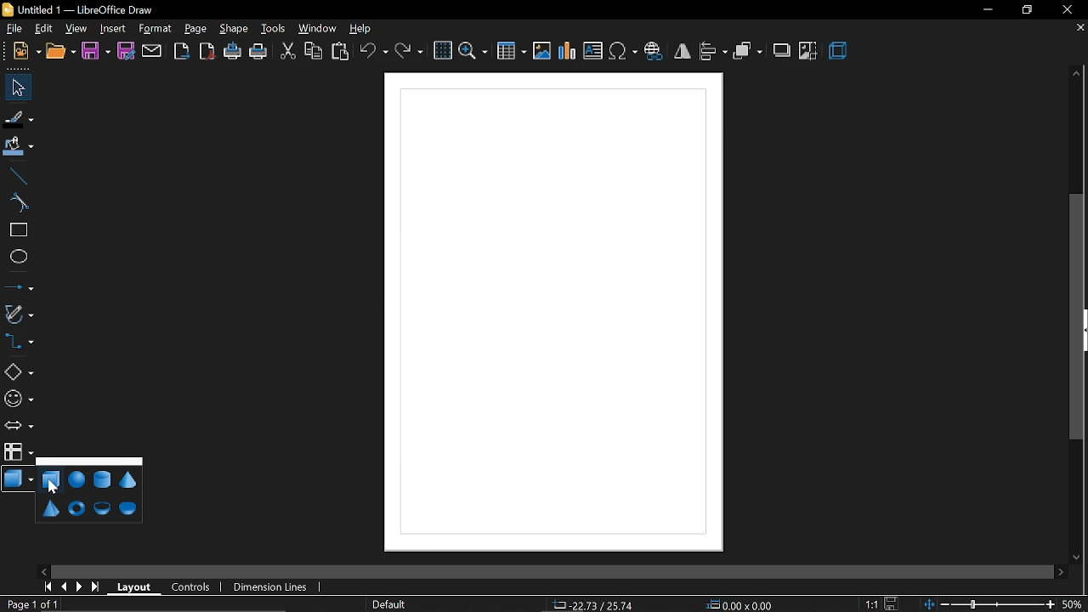 This screenshot has width=1088, height=612. I want to click on save, so click(97, 52).